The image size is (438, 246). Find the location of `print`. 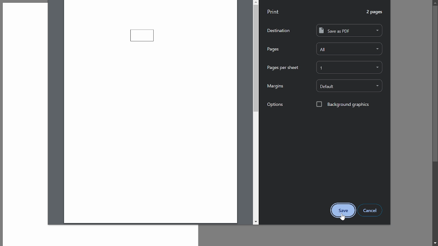

print is located at coordinates (275, 12).